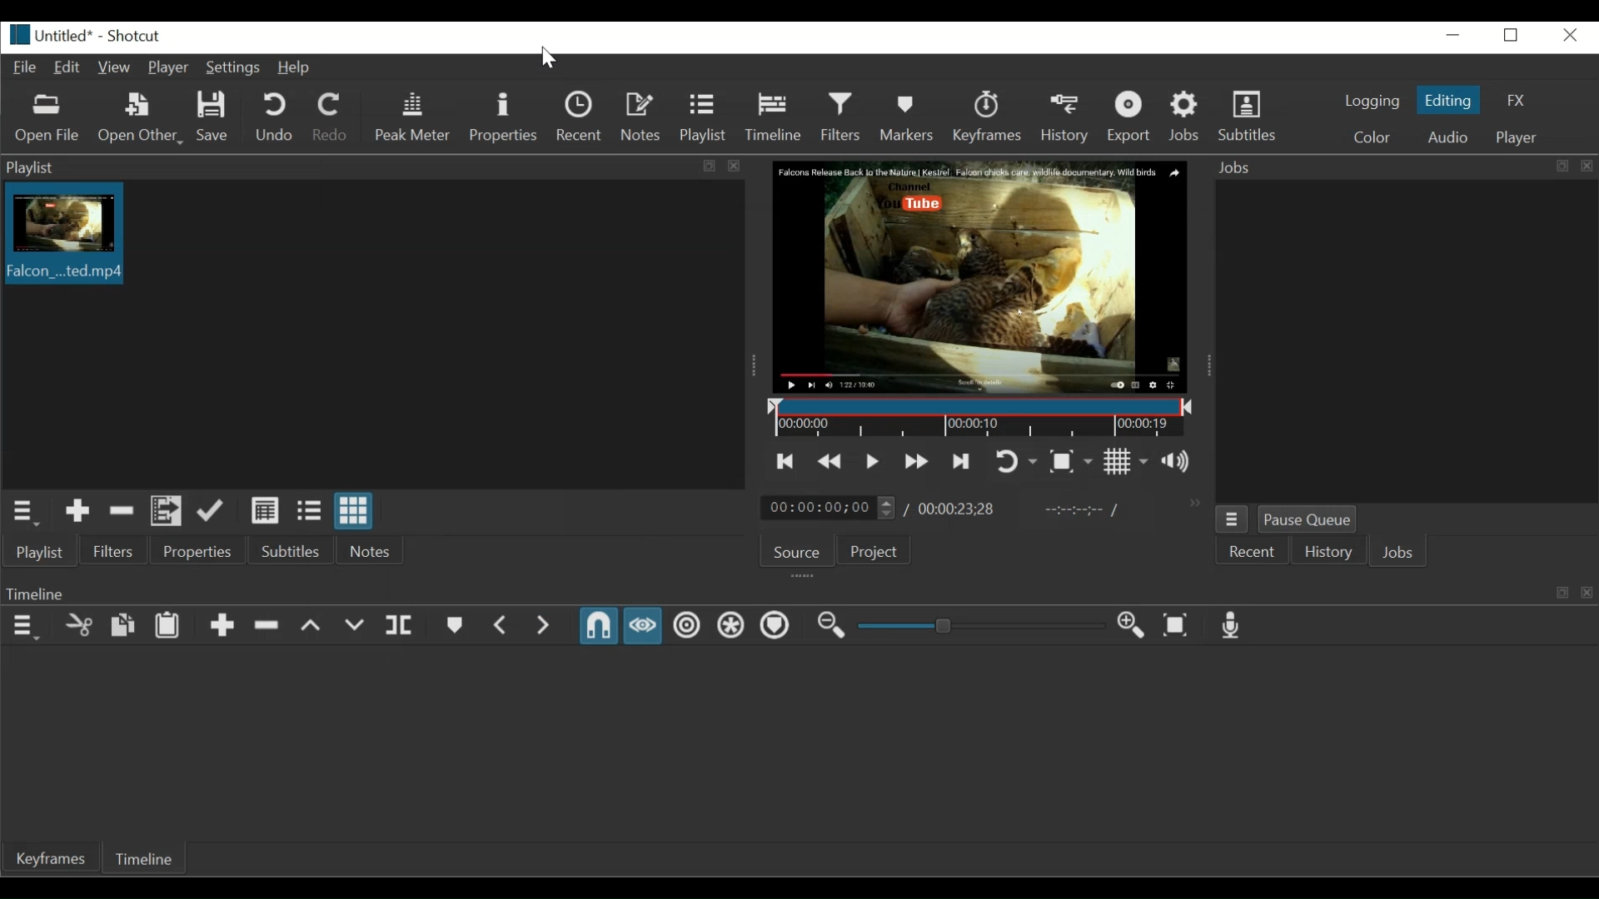  Describe the element at coordinates (374, 549) in the screenshot. I see `Notes` at that location.